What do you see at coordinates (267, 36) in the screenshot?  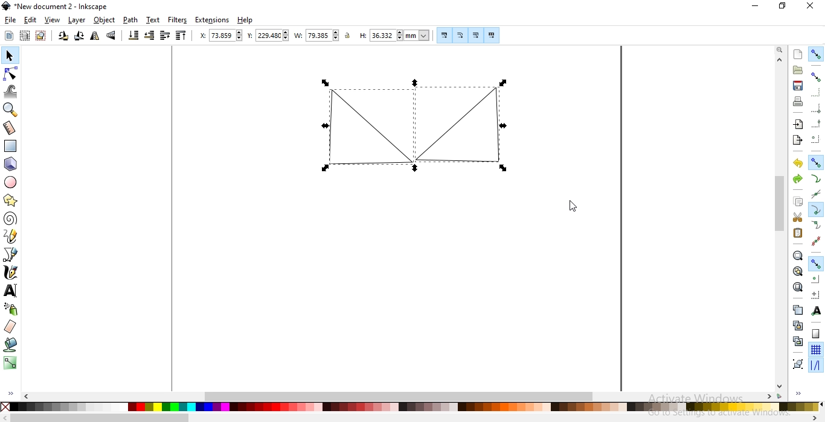 I see `vertical coordinate of selection` at bounding box center [267, 36].